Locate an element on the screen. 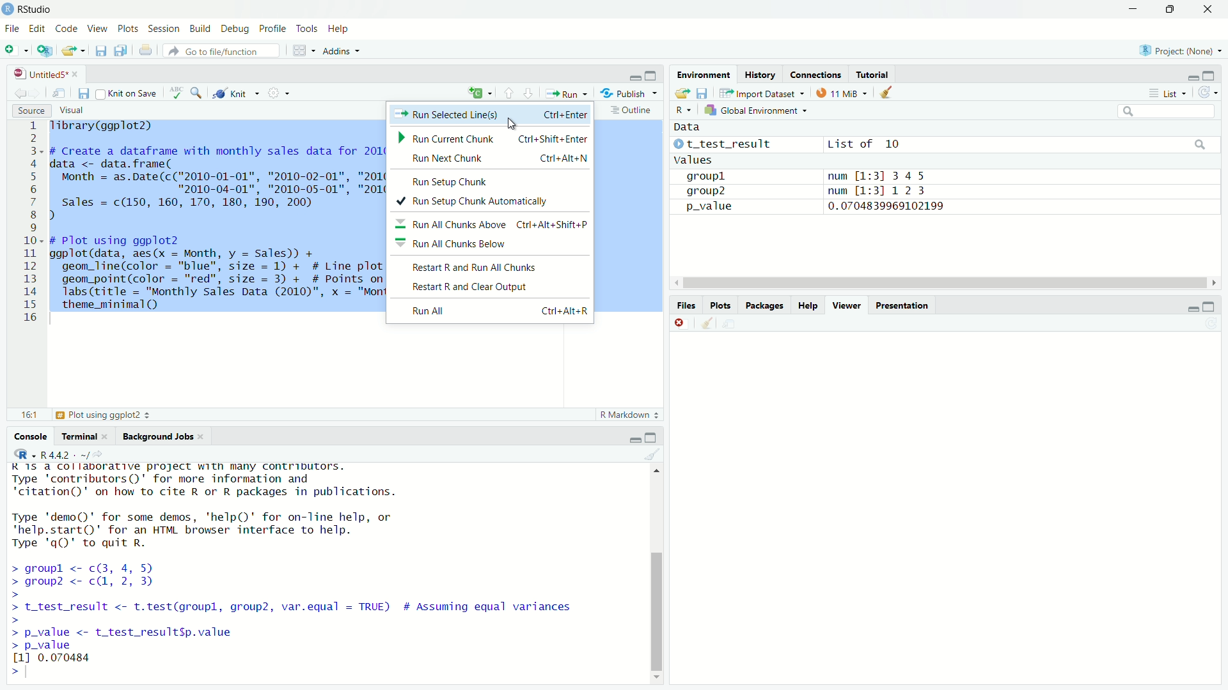 The image size is (1228, 690). open an existing file is located at coordinates (74, 51).